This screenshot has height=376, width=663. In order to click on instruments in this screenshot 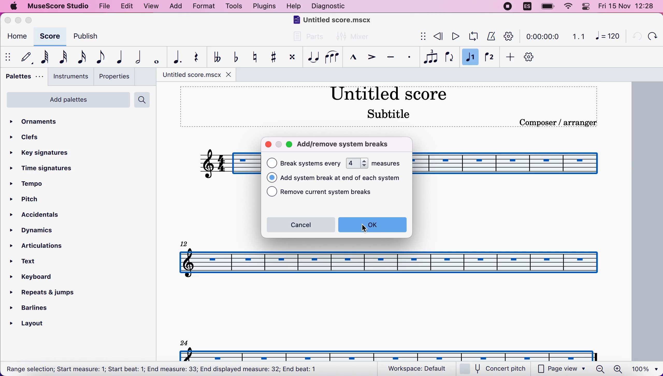, I will do `click(69, 77)`.